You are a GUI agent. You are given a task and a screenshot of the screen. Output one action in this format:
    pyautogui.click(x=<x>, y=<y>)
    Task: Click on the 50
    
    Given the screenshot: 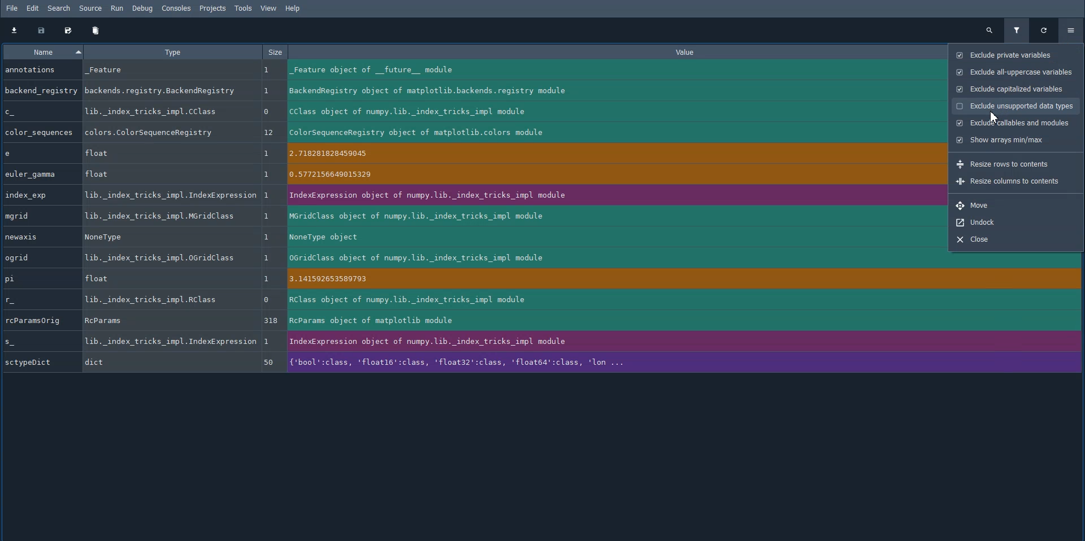 What is the action you would take?
    pyautogui.click(x=269, y=363)
    